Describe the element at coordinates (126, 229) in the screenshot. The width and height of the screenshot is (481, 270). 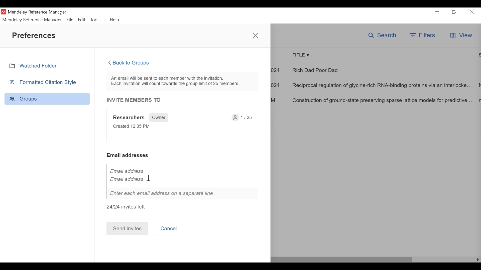
I see `Send invites` at that location.